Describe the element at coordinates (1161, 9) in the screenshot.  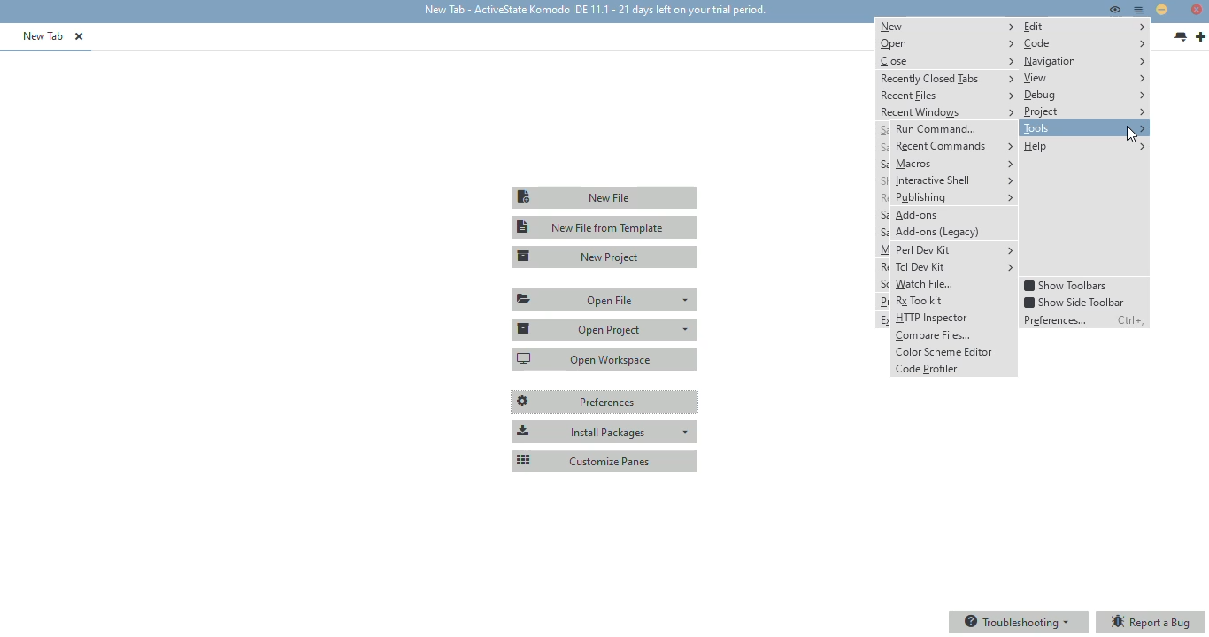
I see `minimize` at that location.